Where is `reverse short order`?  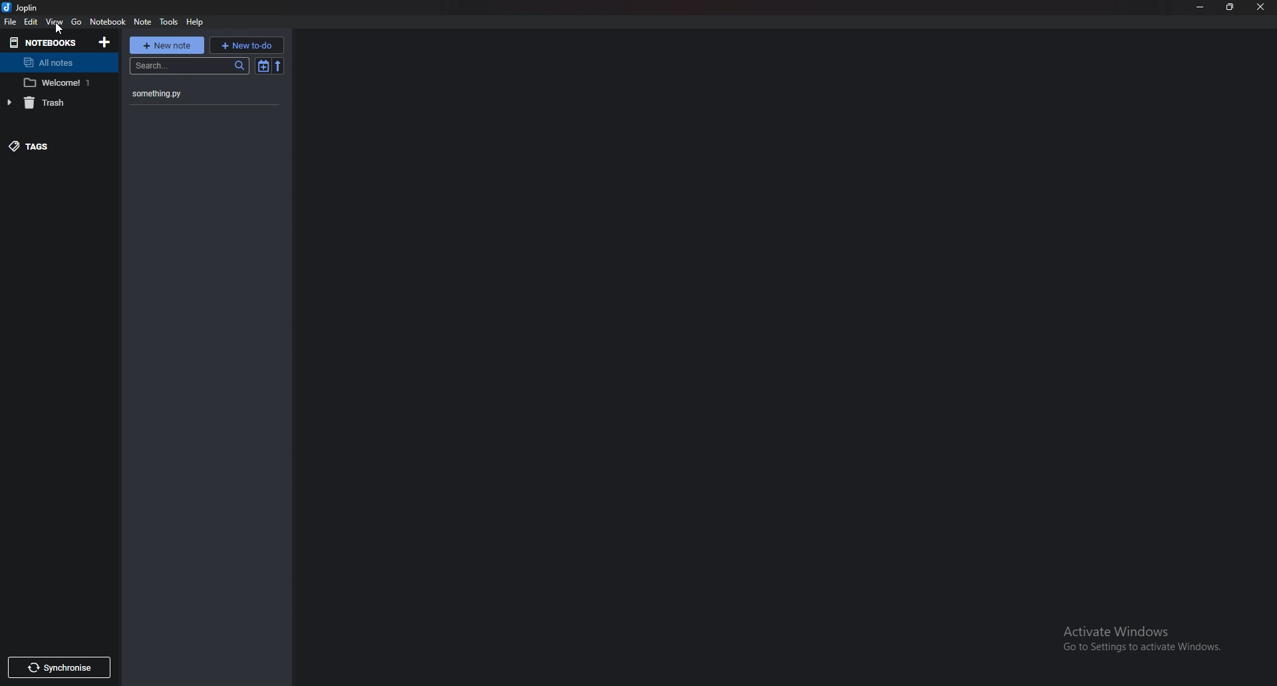 reverse short order is located at coordinates (279, 66).